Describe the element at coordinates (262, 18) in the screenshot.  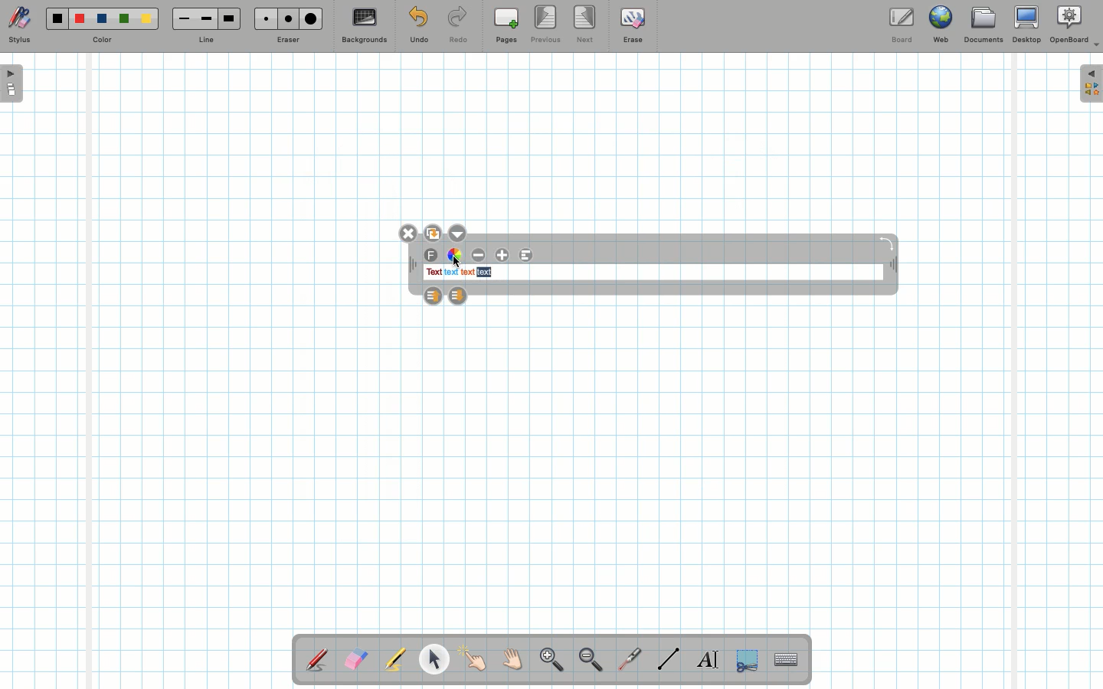
I see `Small eraser` at that location.